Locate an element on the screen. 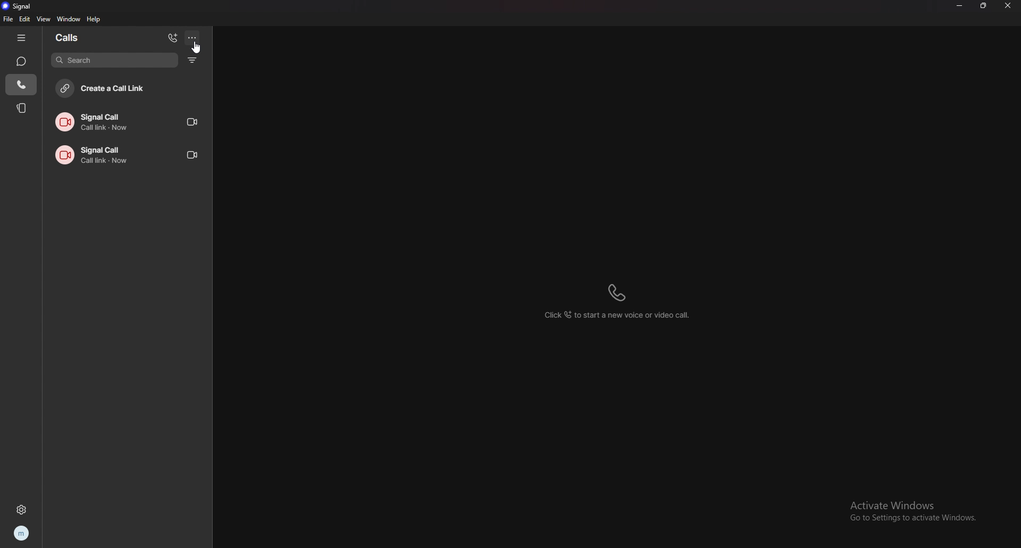 The height and width of the screenshot is (548, 1021). cursor is located at coordinates (197, 46).